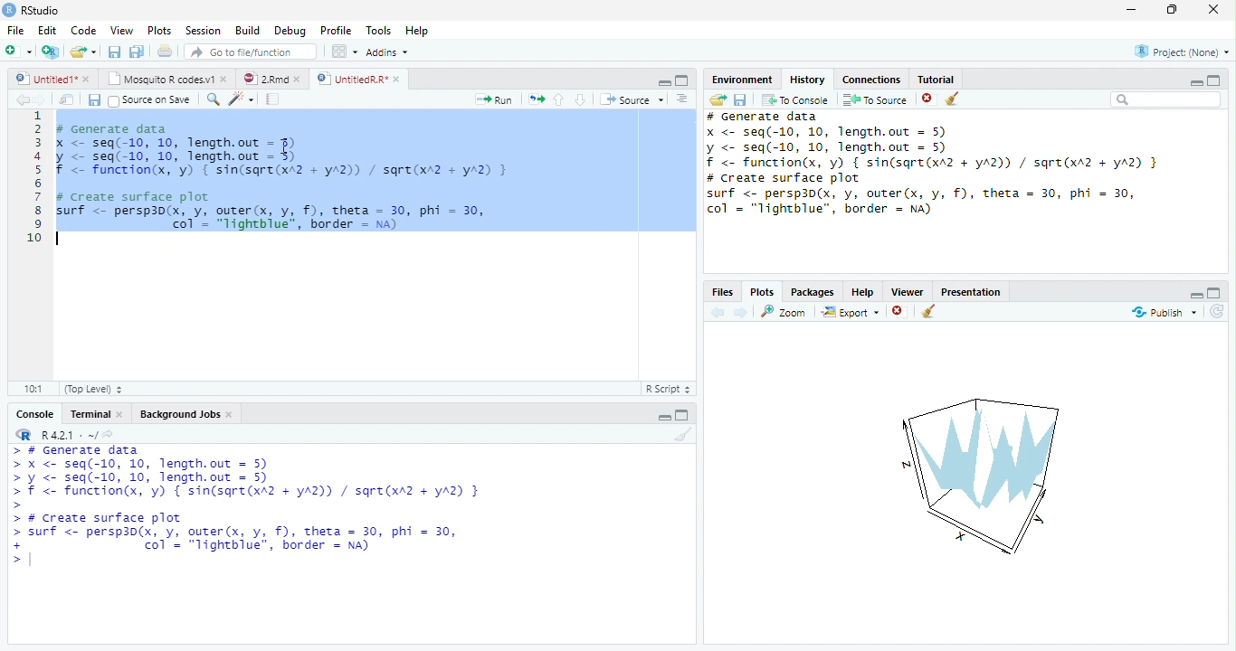  Describe the element at coordinates (741, 312) in the screenshot. I see `Next plot` at that location.